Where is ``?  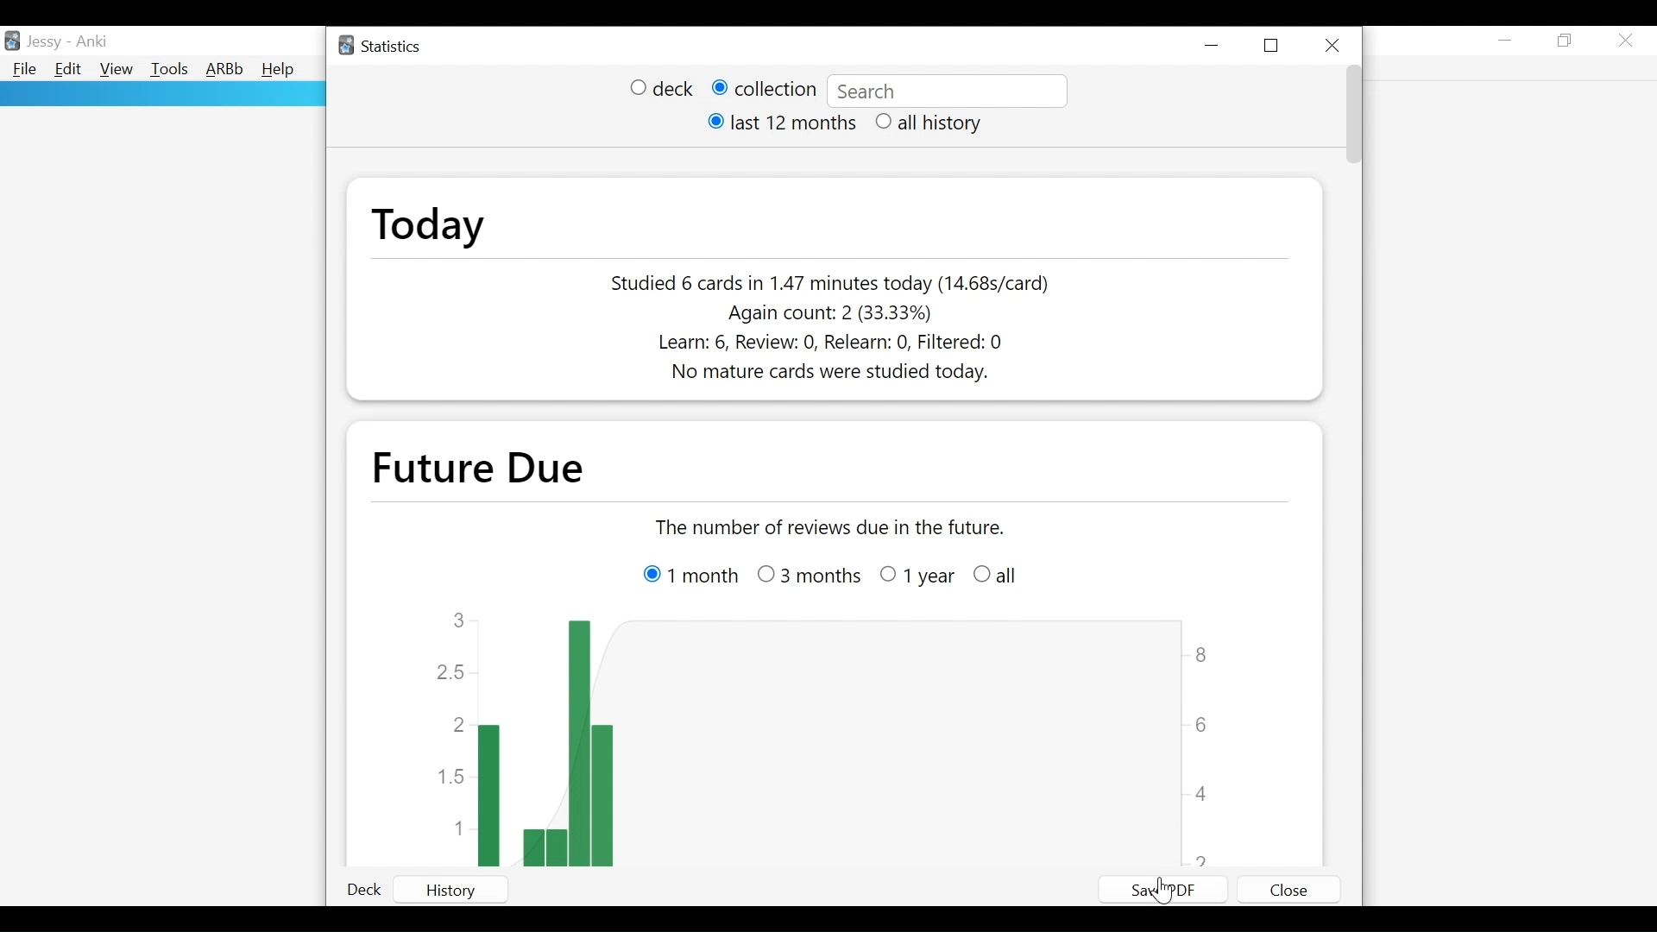  is located at coordinates (917, 578).